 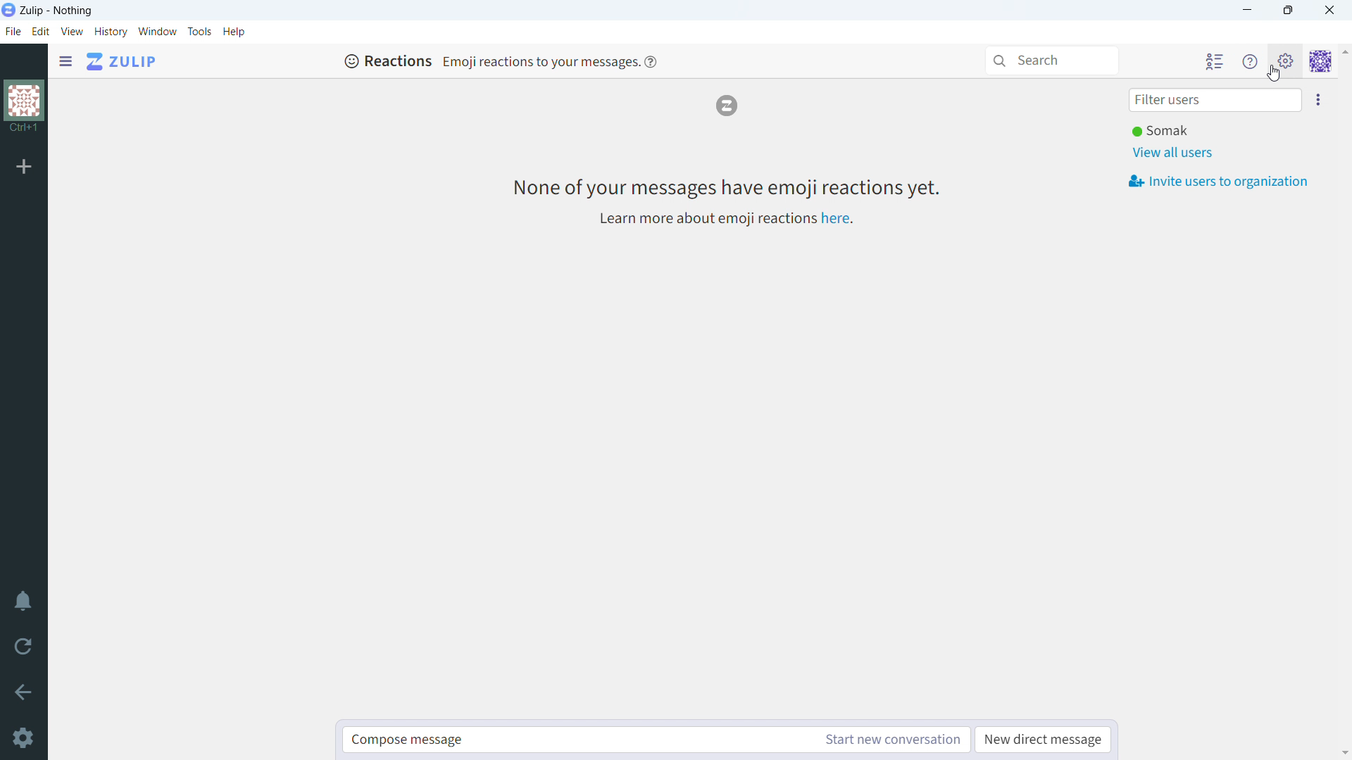 What do you see at coordinates (23, 602) in the screenshot?
I see `enable do not disturb` at bounding box center [23, 602].